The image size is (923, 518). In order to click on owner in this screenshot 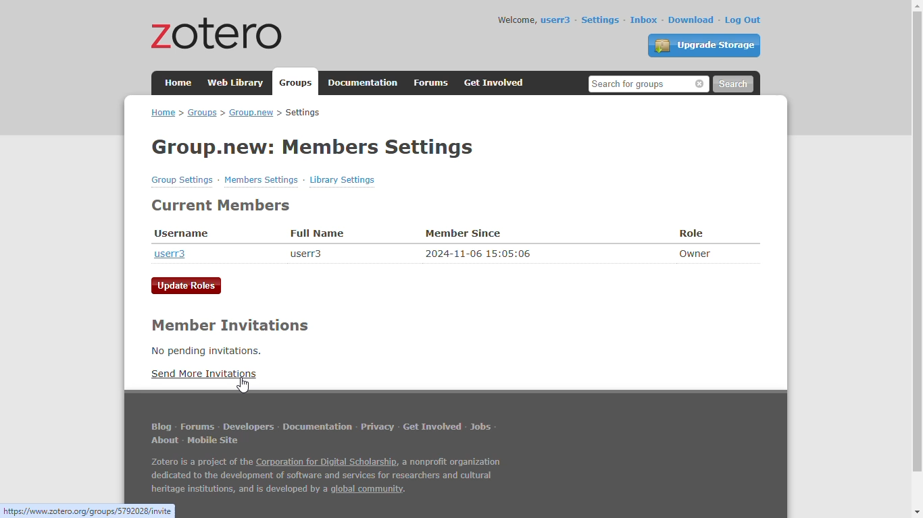, I will do `click(695, 253)`.